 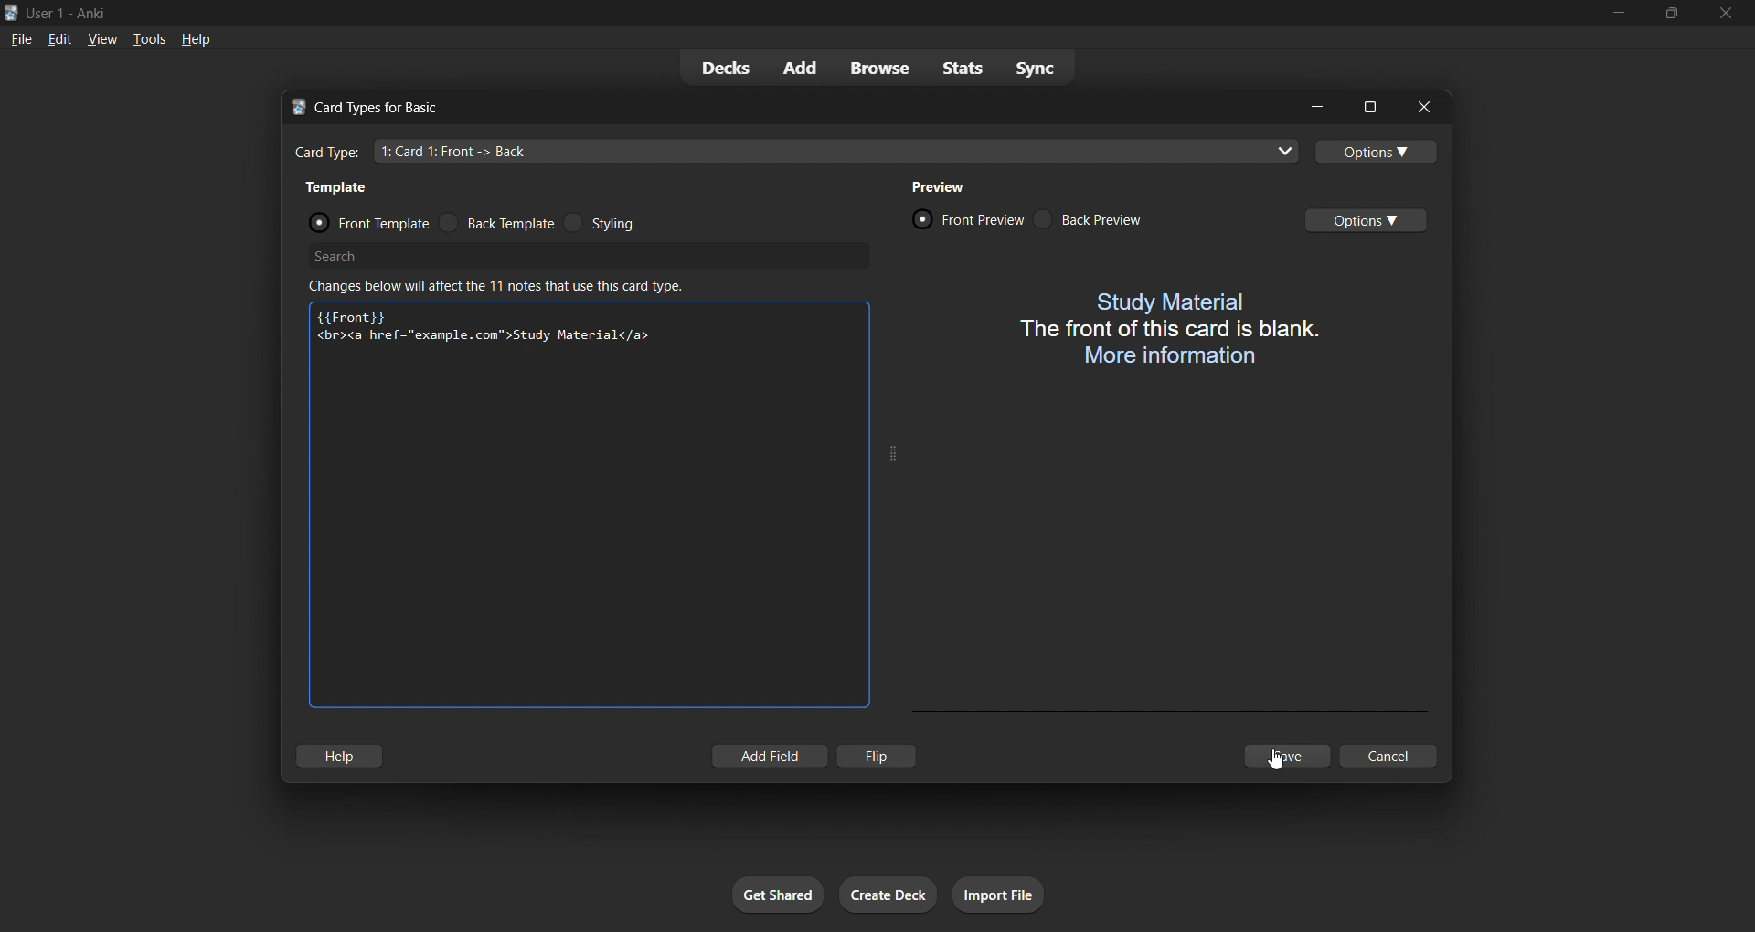 What do you see at coordinates (768, 757) in the screenshot?
I see `add field` at bounding box center [768, 757].